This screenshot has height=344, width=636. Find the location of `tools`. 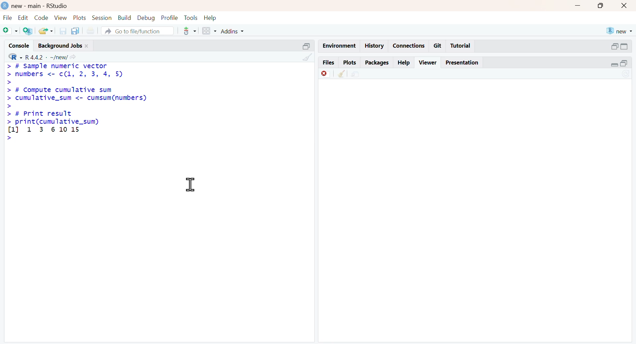

tools is located at coordinates (190, 31).